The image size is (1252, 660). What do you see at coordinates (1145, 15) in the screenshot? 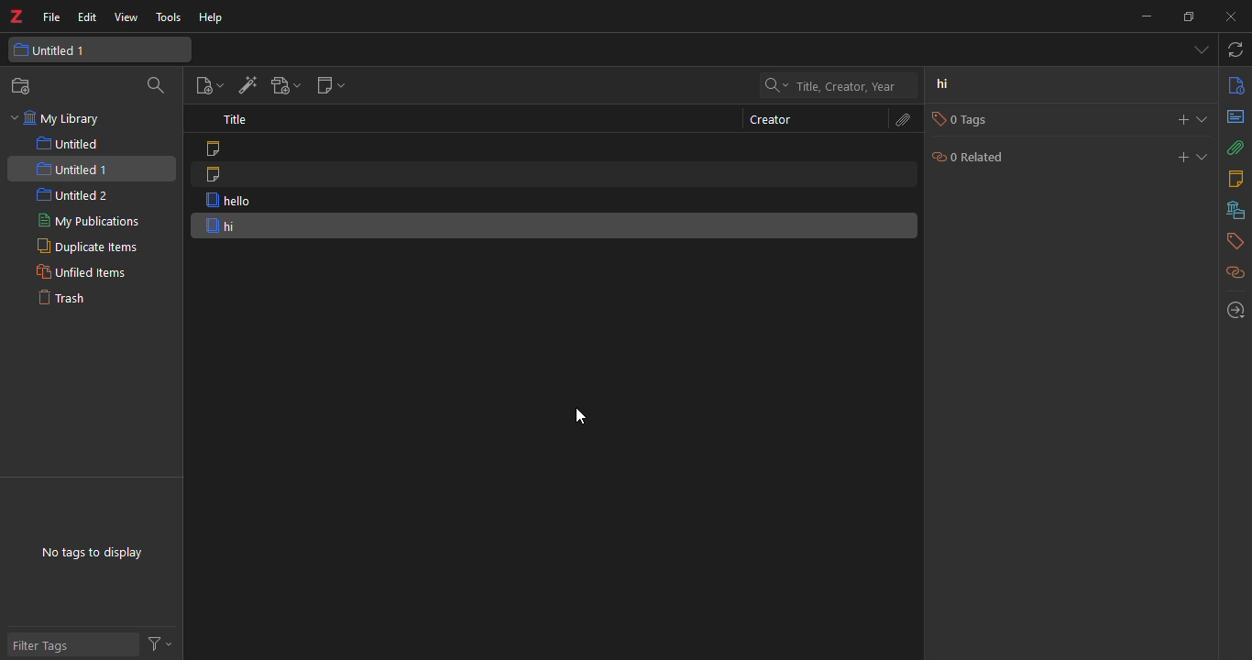
I see `minimize` at bounding box center [1145, 15].